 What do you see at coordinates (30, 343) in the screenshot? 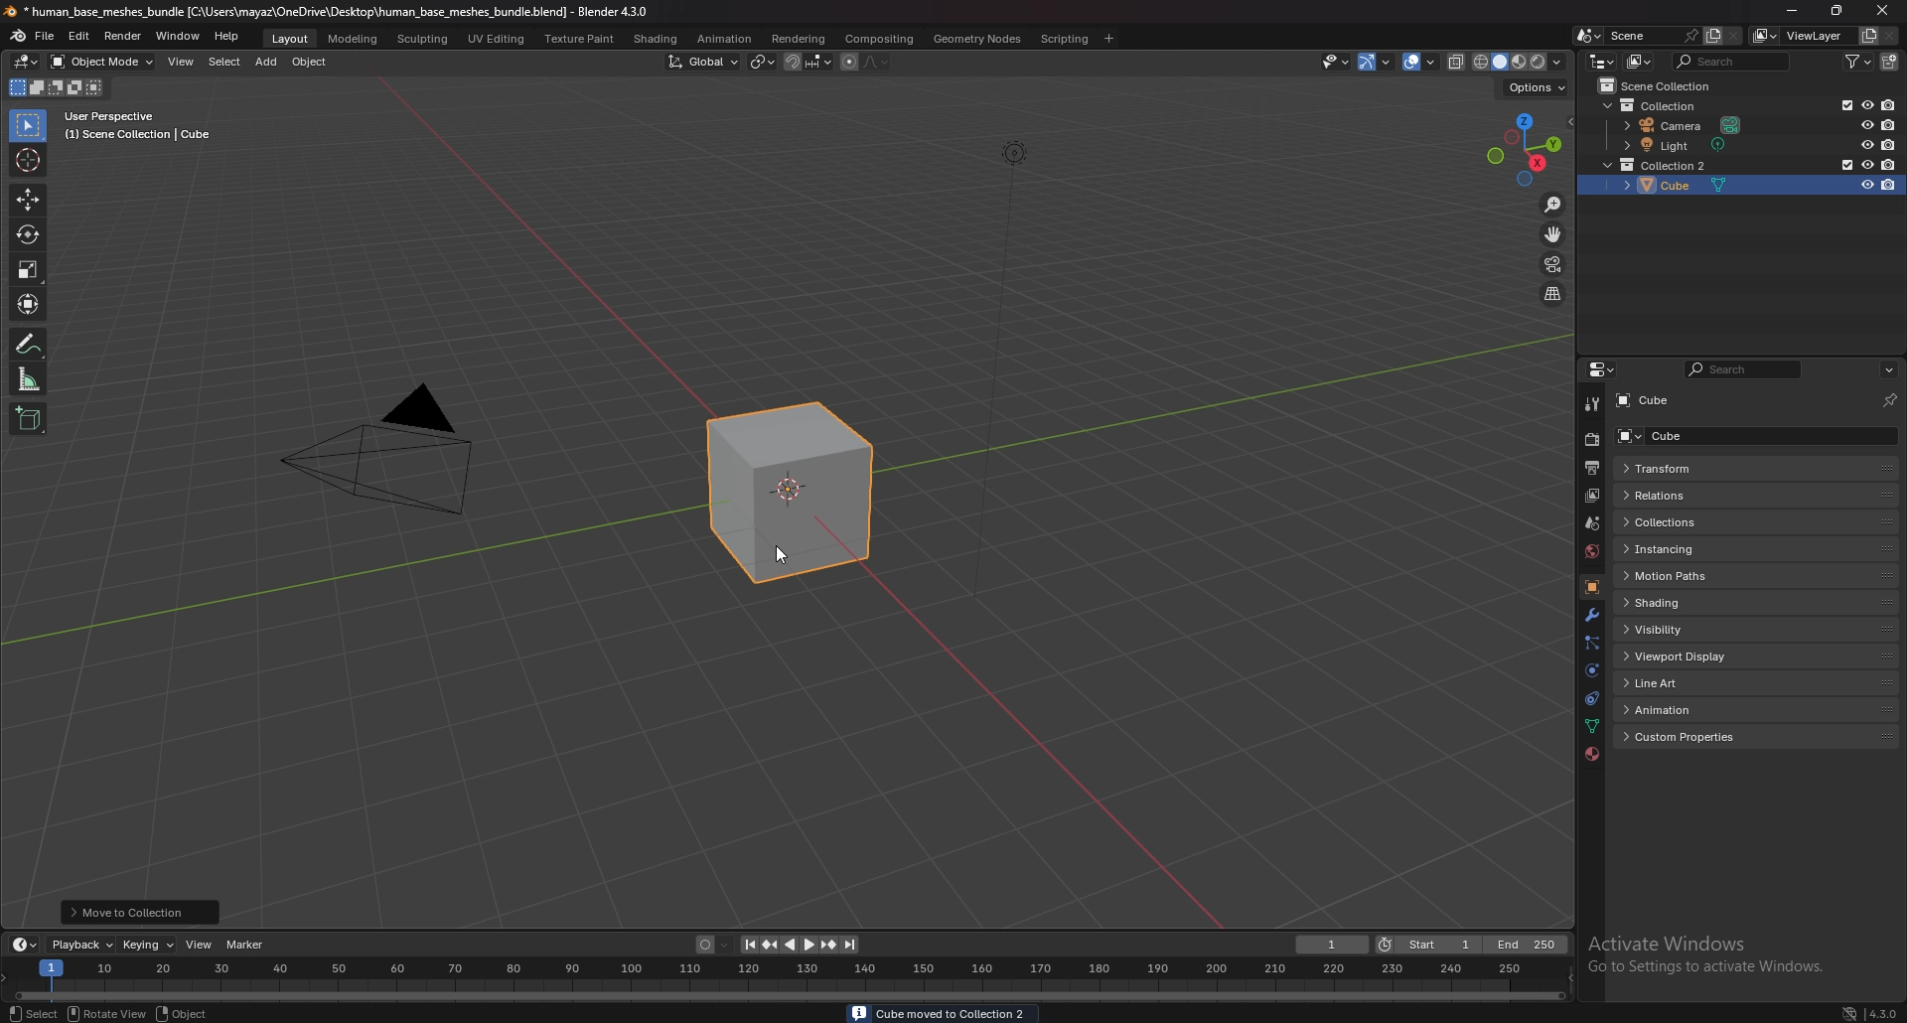
I see `annotation` at bounding box center [30, 343].